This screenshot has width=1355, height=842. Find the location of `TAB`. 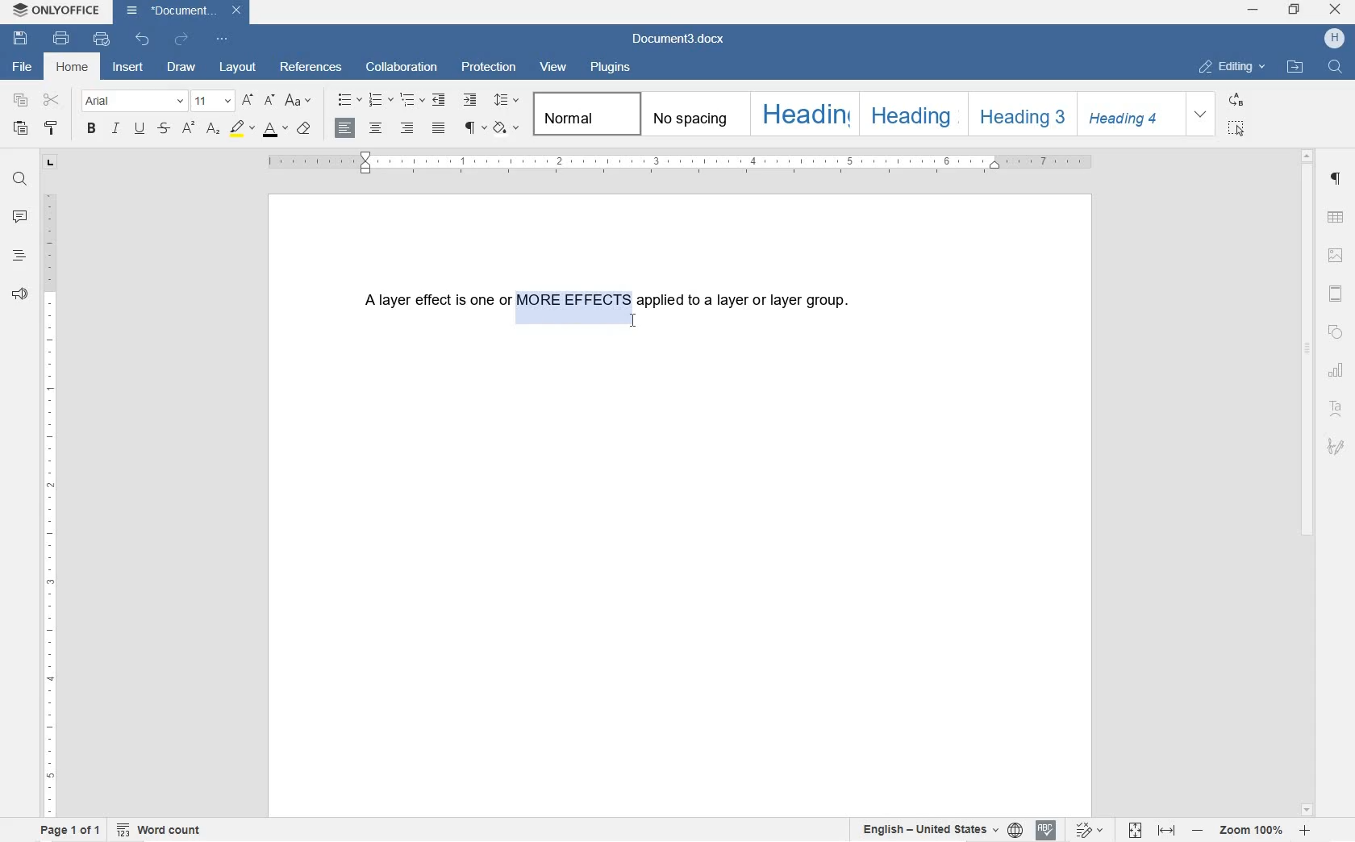

TAB is located at coordinates (49, 162).